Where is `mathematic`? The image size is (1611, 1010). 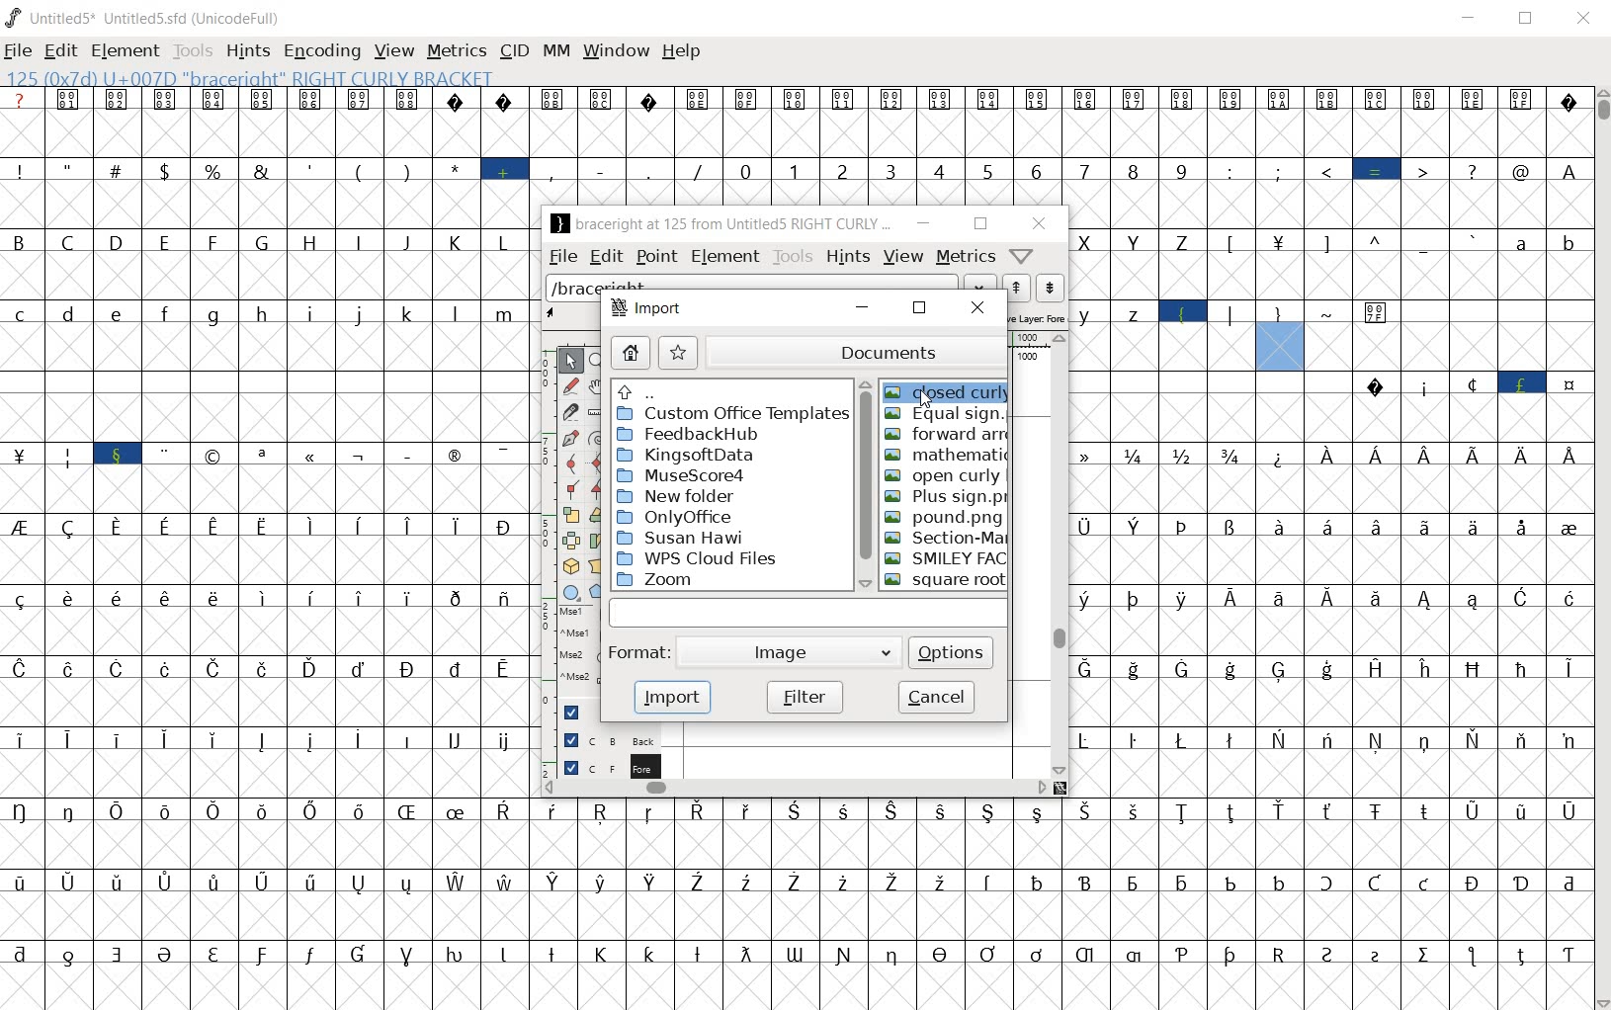 mathematic is located at coordinates (947, 456).